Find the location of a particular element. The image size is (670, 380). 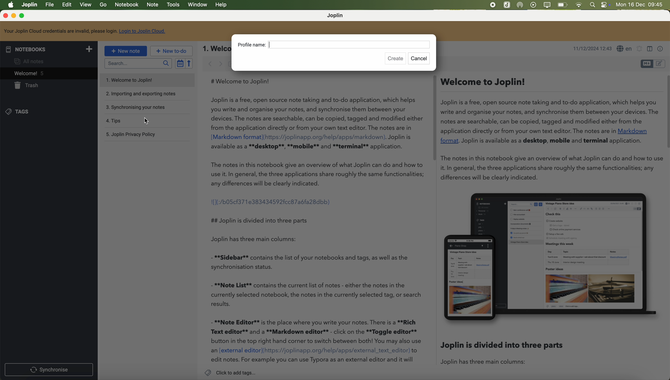

an [external editor] is located at coordinates (236, 351).